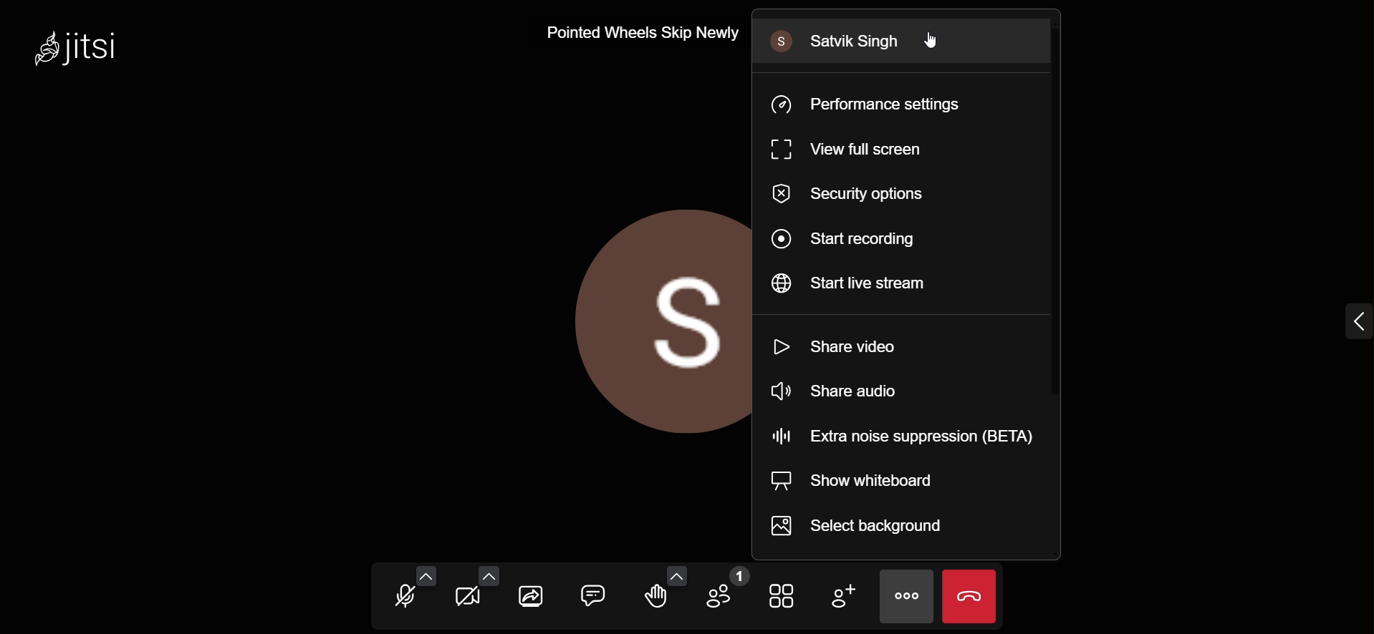 This screenshot has width=1374, height=634. Describe the element at coordinates (491, 575) in the screenshot. I see `video setting` at that location.